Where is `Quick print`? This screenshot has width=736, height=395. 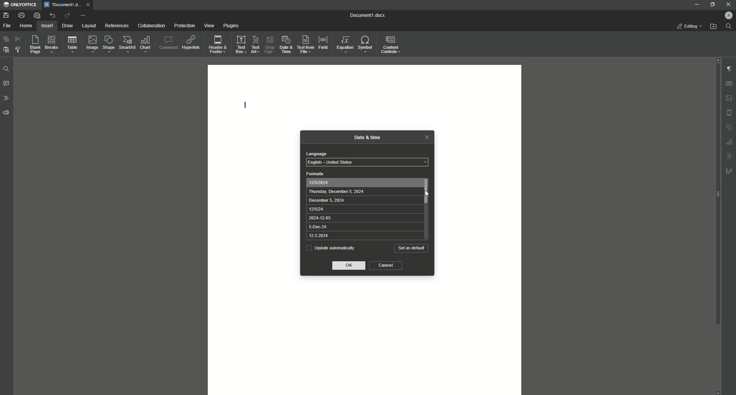 Quick print is located at coordinates (36, 15).